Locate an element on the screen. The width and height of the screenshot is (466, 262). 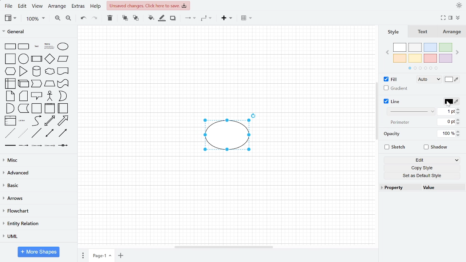
cube is located at coordinates (24, 83).